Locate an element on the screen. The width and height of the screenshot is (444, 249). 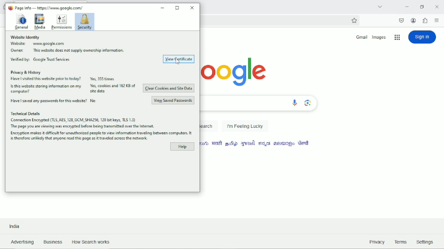
View saved passwords is located at coordinates (173, 100).